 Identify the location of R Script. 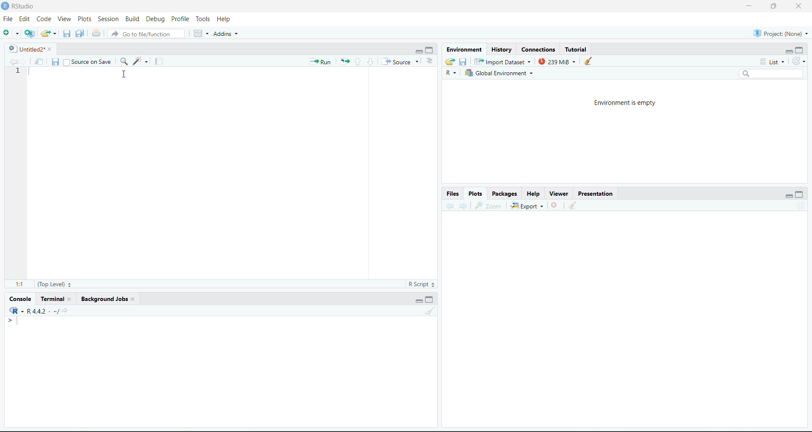
(422, 284).